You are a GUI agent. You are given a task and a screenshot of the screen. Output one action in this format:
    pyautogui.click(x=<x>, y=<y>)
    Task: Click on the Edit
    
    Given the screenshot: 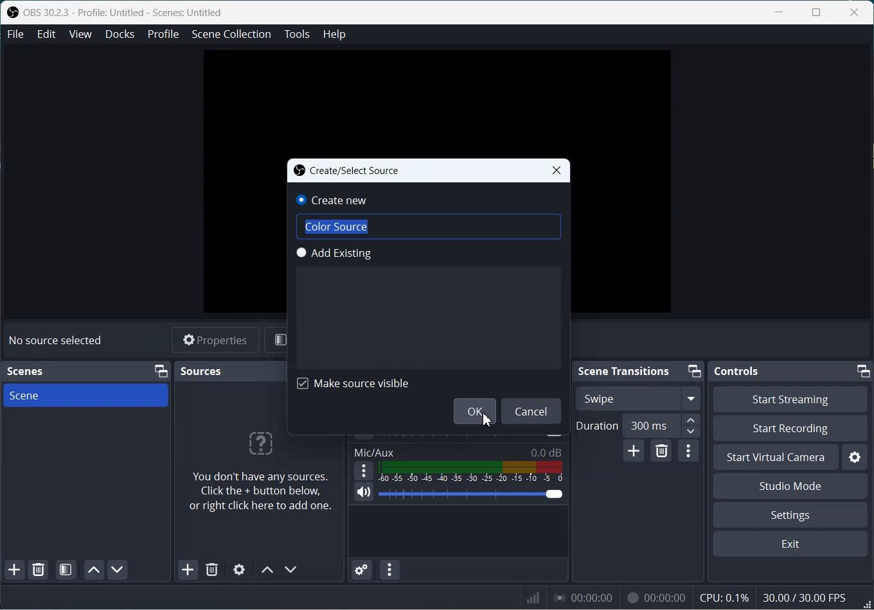 What is the action you would take?
    pyautogui.click(x=46, y=33)
    